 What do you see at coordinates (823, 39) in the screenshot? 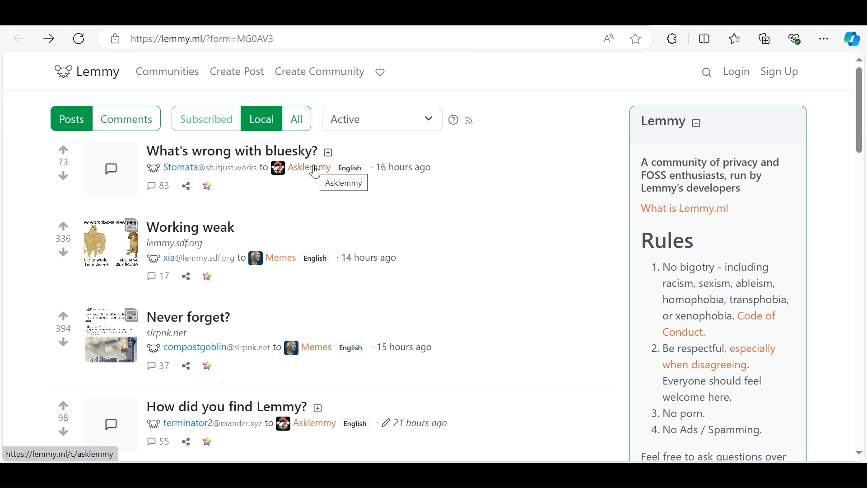
I see `settings and more` at bounding box center [823, 39].